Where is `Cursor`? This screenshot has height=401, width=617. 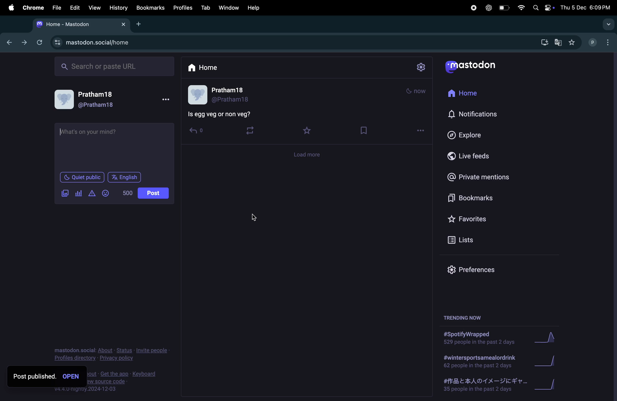
Cursor is located at coordinates (254, 219).